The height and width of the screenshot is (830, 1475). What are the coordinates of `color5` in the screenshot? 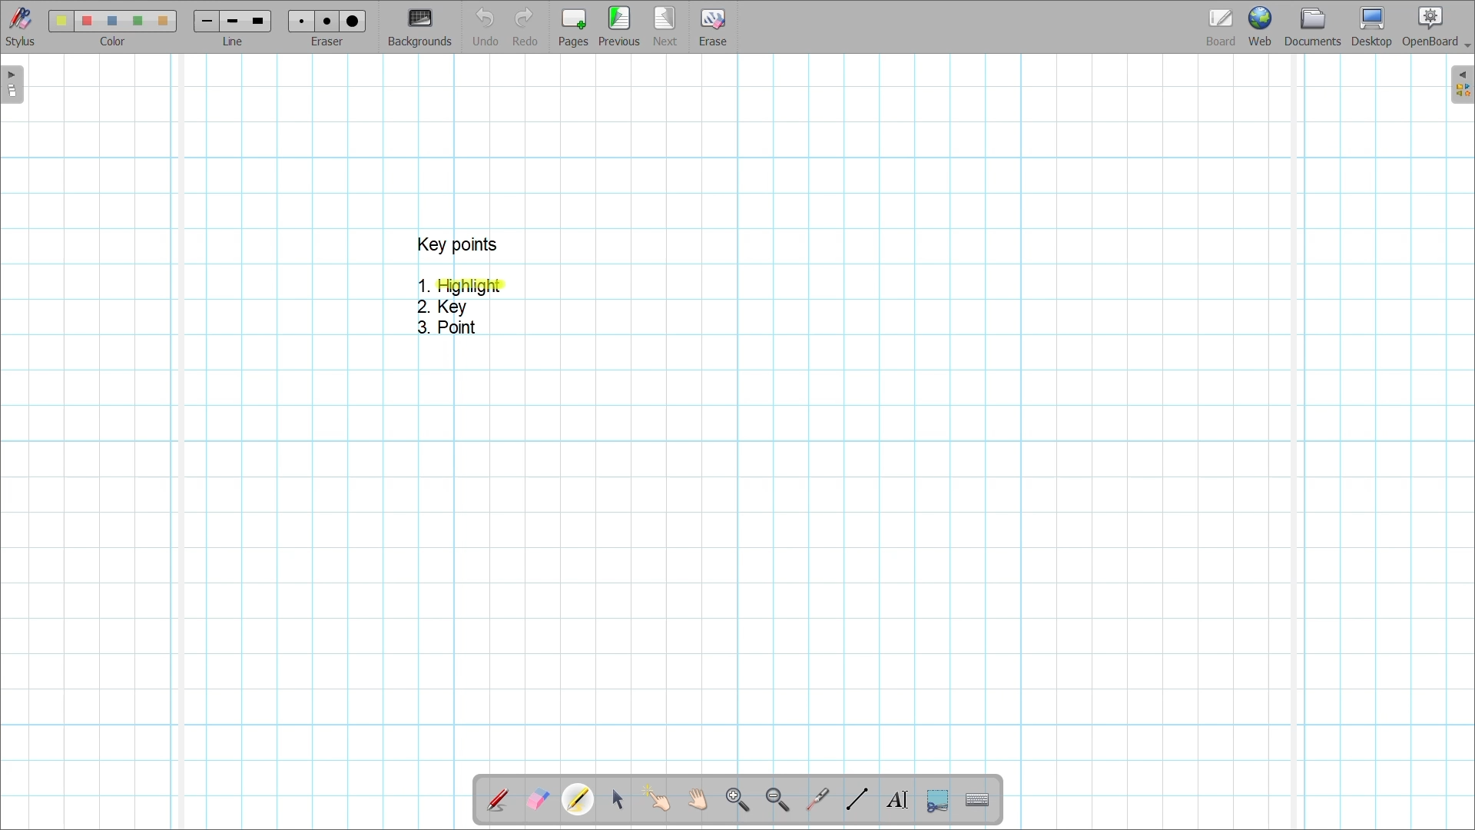 It's located at (161, 22).